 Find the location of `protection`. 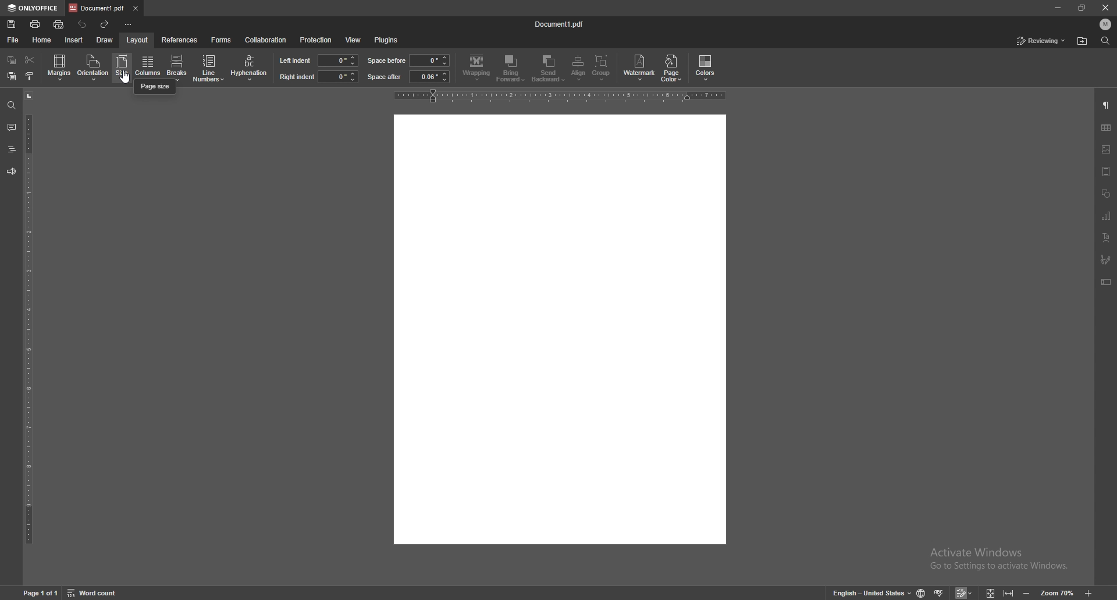

protection is located at coordinates (315, 40).